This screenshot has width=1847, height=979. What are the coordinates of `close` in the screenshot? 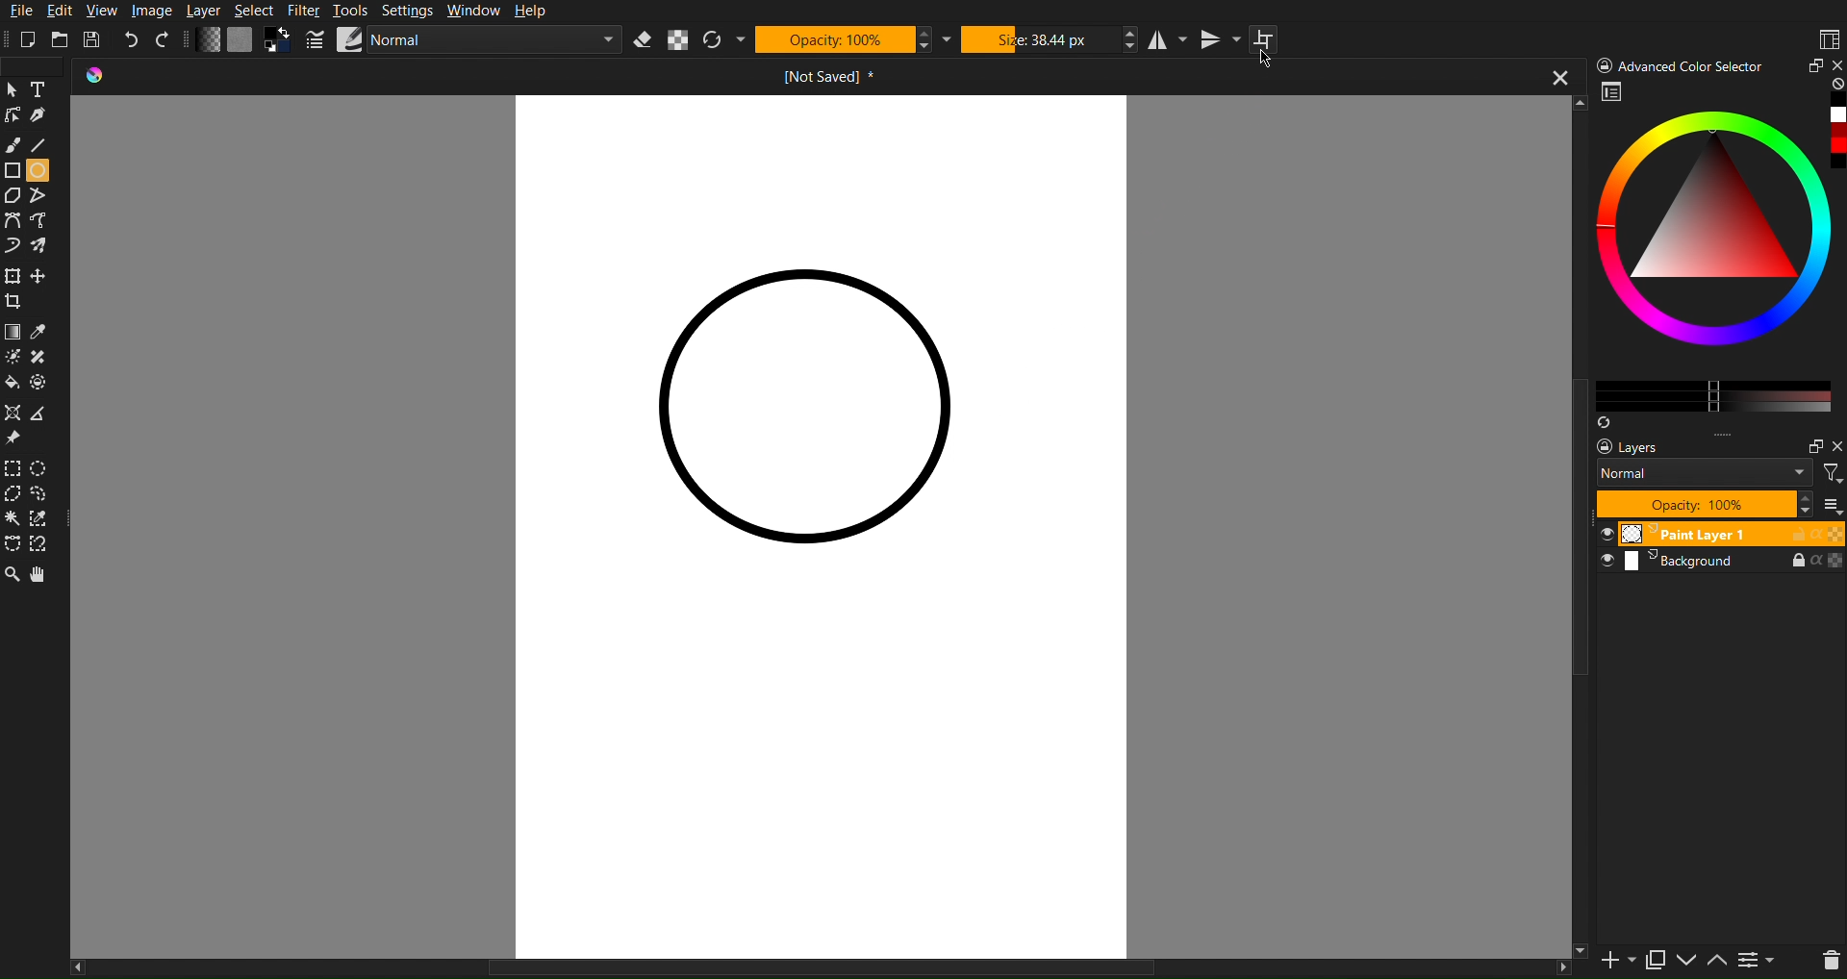 It's located at (1552, 80).